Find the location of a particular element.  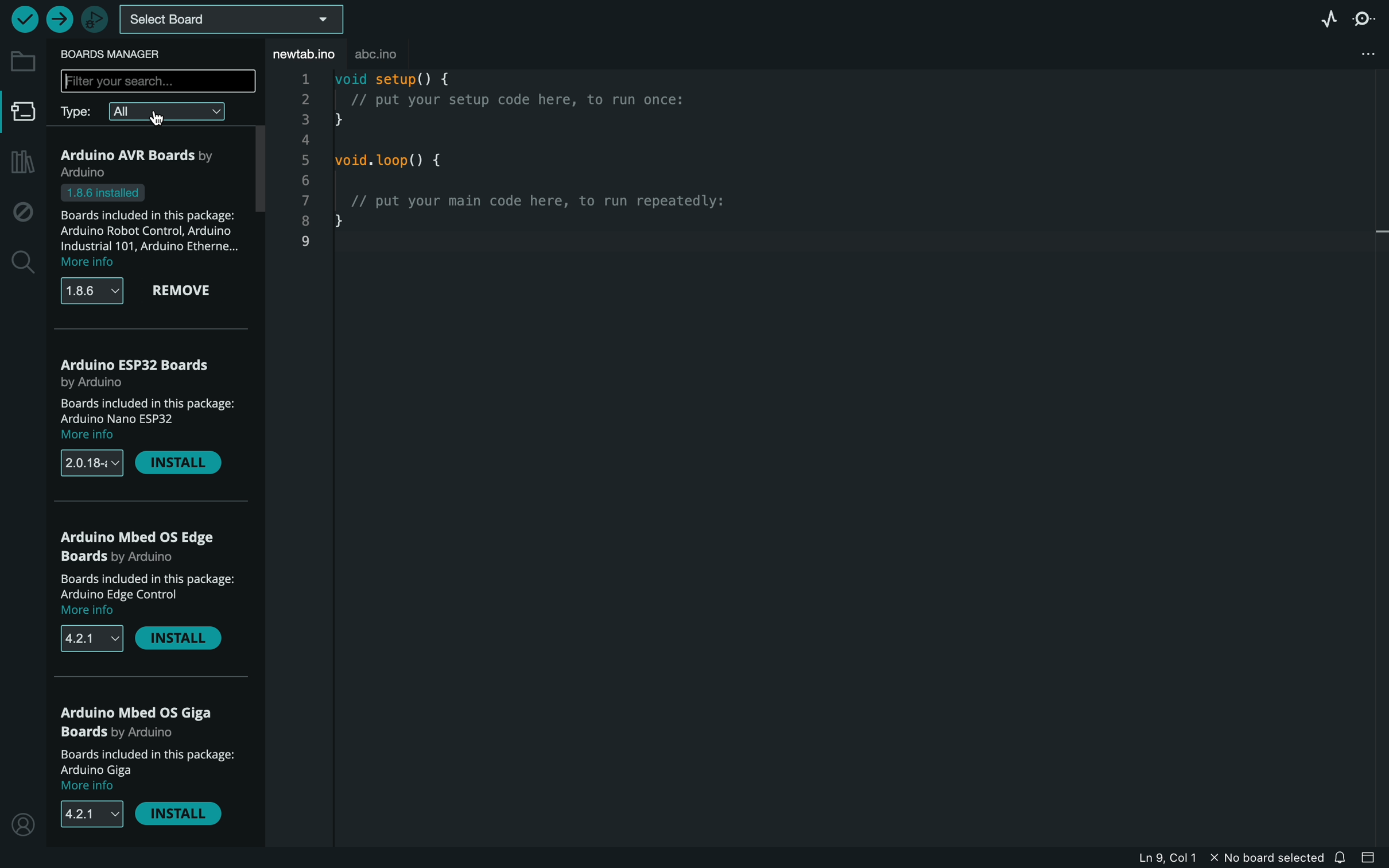

description is located at coordinates (150, 770).